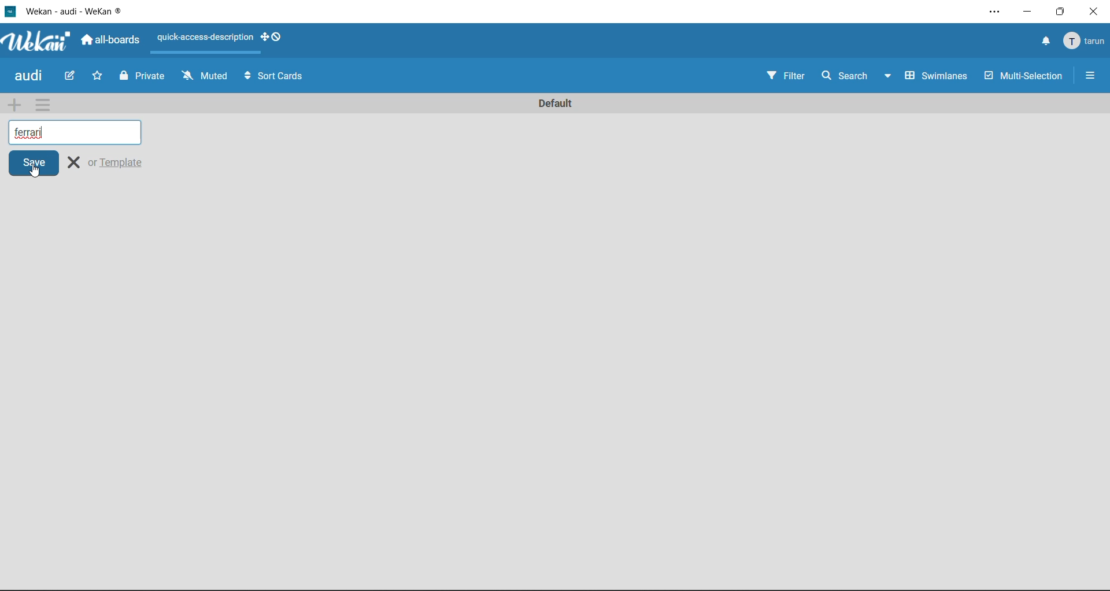 This screenshot has width=1110, height=591. What do you see at coordinates (273, 38) in the screenshot?
I see `show desktop drag handles` at bounding box center [273, 38].